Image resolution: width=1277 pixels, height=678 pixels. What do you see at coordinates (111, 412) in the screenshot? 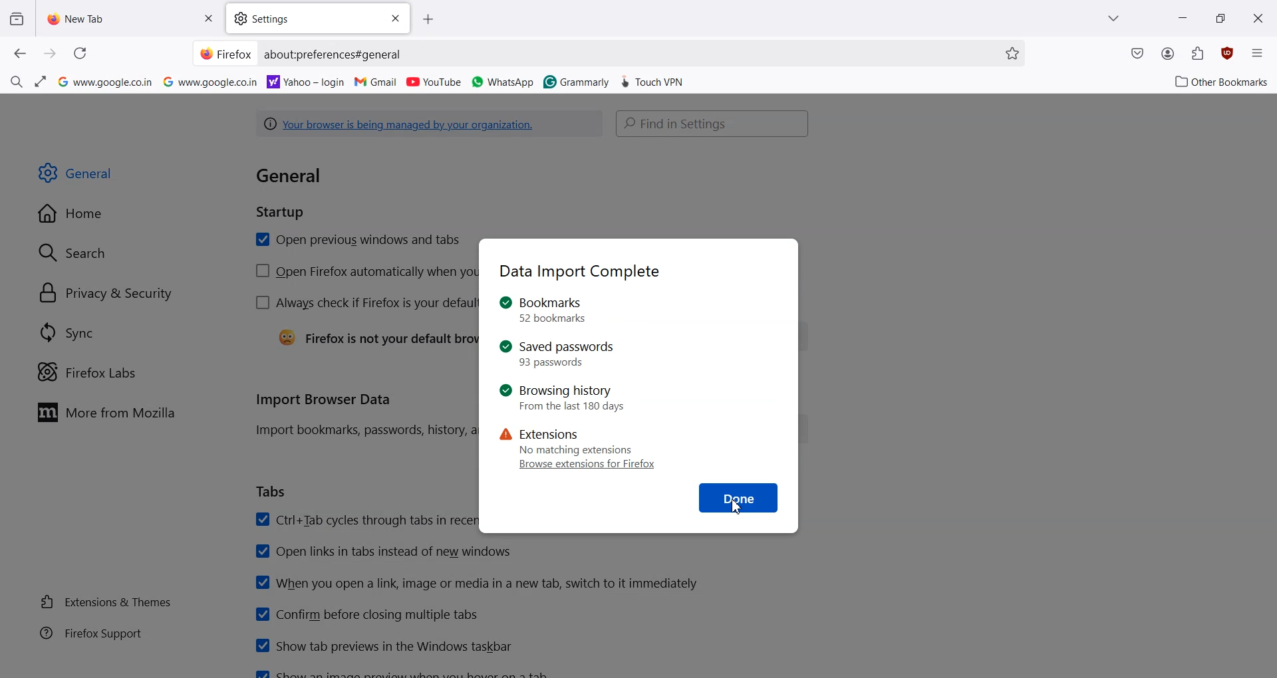
I see `More from Mozilla` at bounding box center [111, 412].